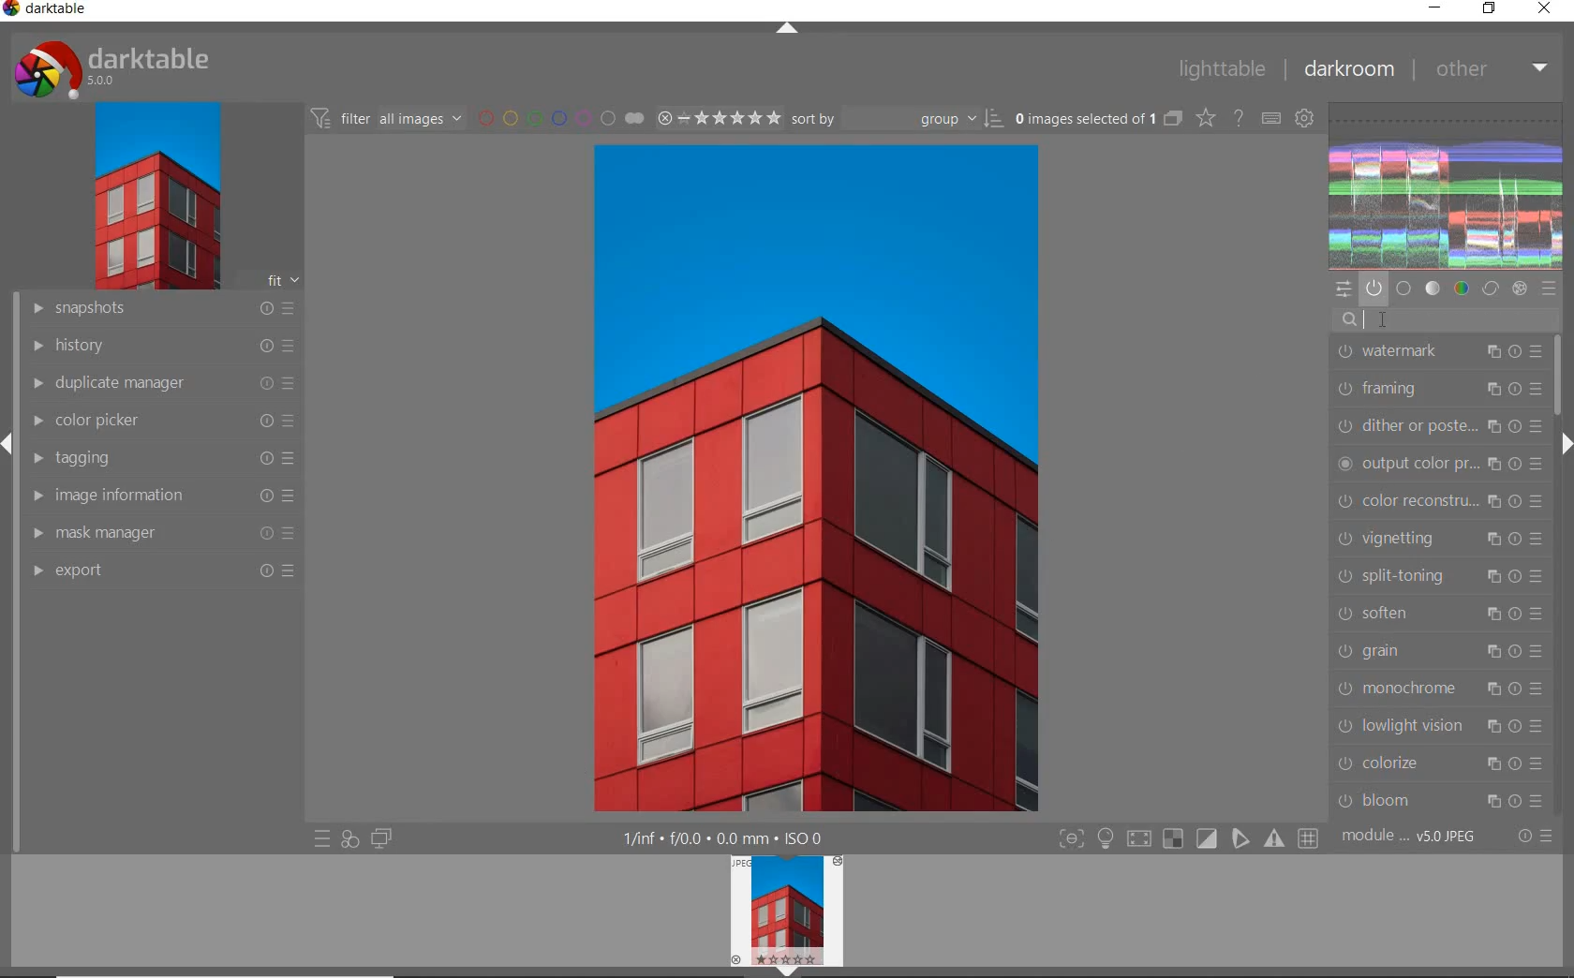 The width and height of the screenshot is (1574, 978). What do you see at coordinates (322, 839) in the screenshot?
I see `quick access to preset` at bounding box center [322, 839].